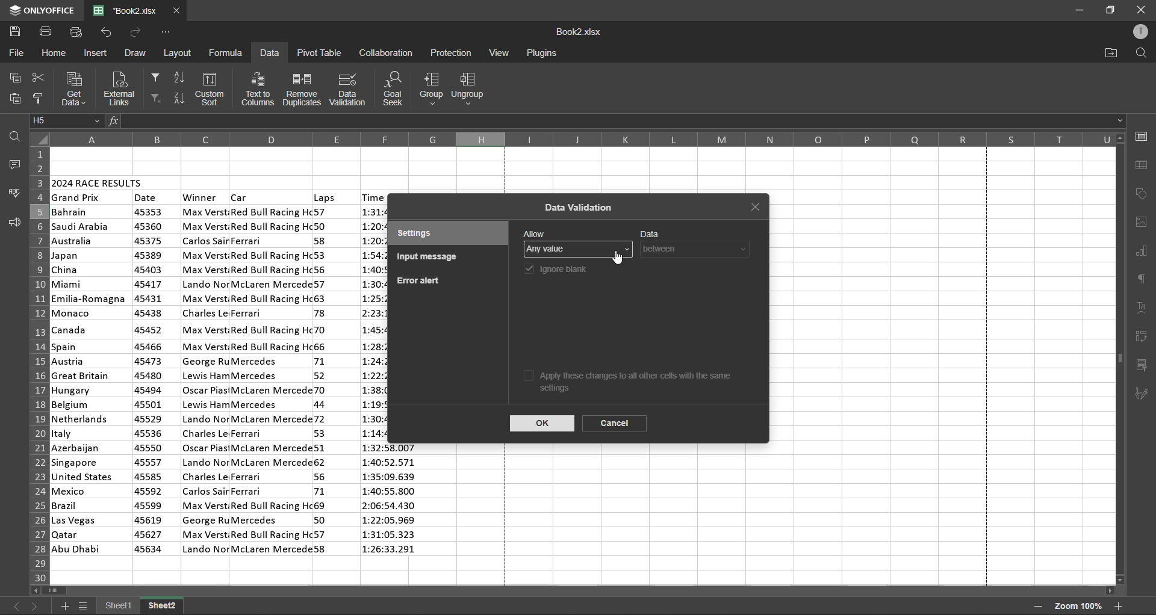 Image resolution: width=1156 pixels, height=615 pixels. What do you see at coordinates (392, 502) in the screenshot?
I see `time` at bounding box center [392, 502].